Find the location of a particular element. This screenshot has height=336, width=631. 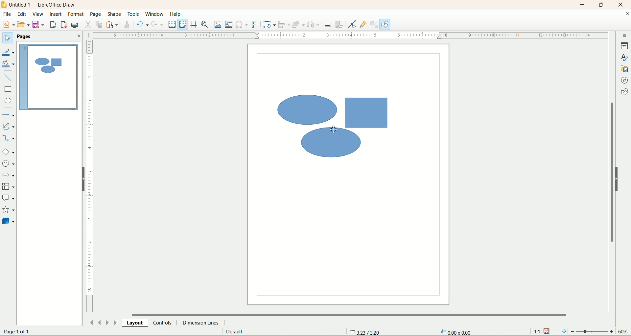

hide is located at coordinates (83, 179).